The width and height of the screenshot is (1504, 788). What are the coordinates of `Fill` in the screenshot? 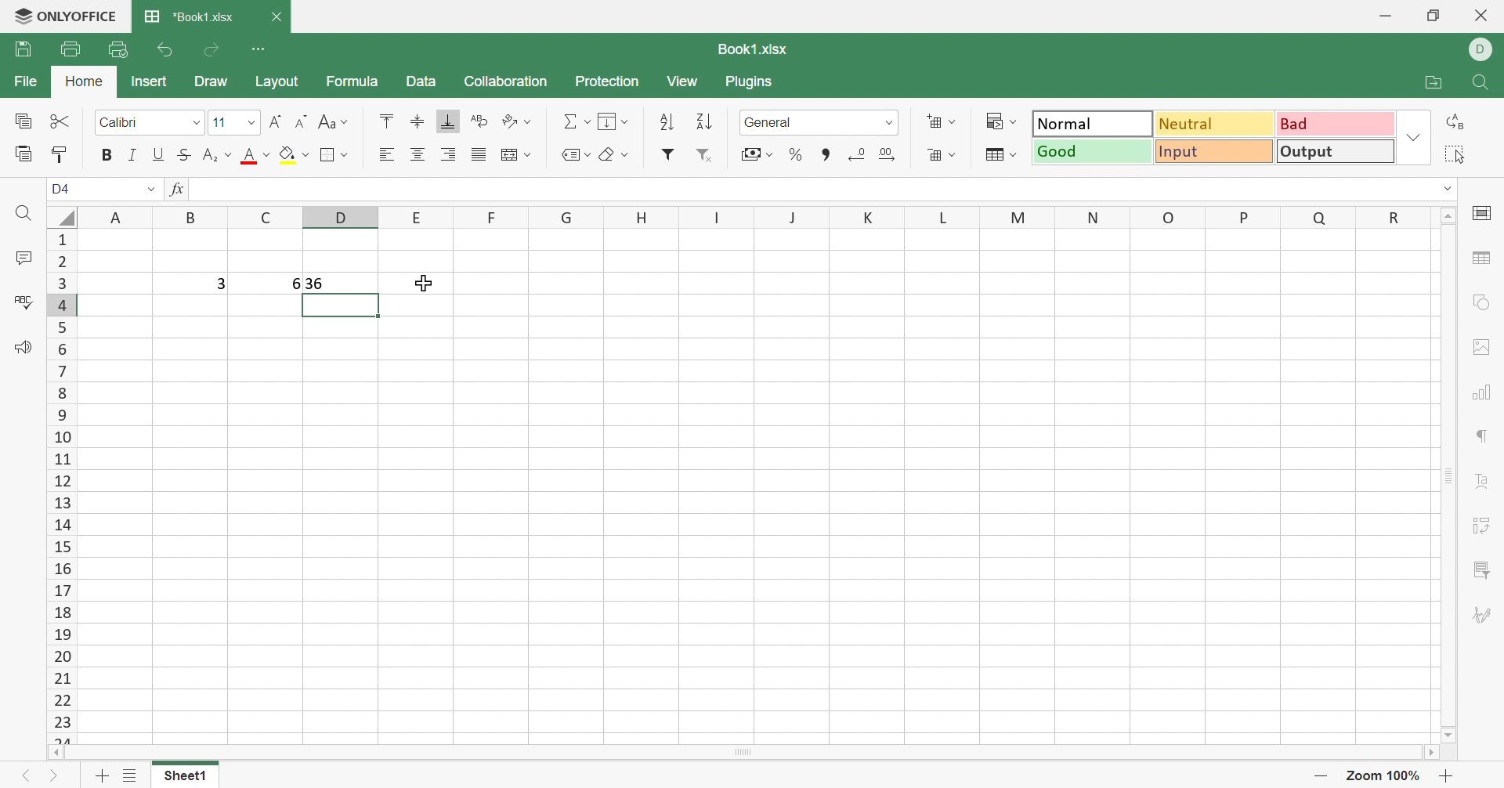 It's located at (615, 123).